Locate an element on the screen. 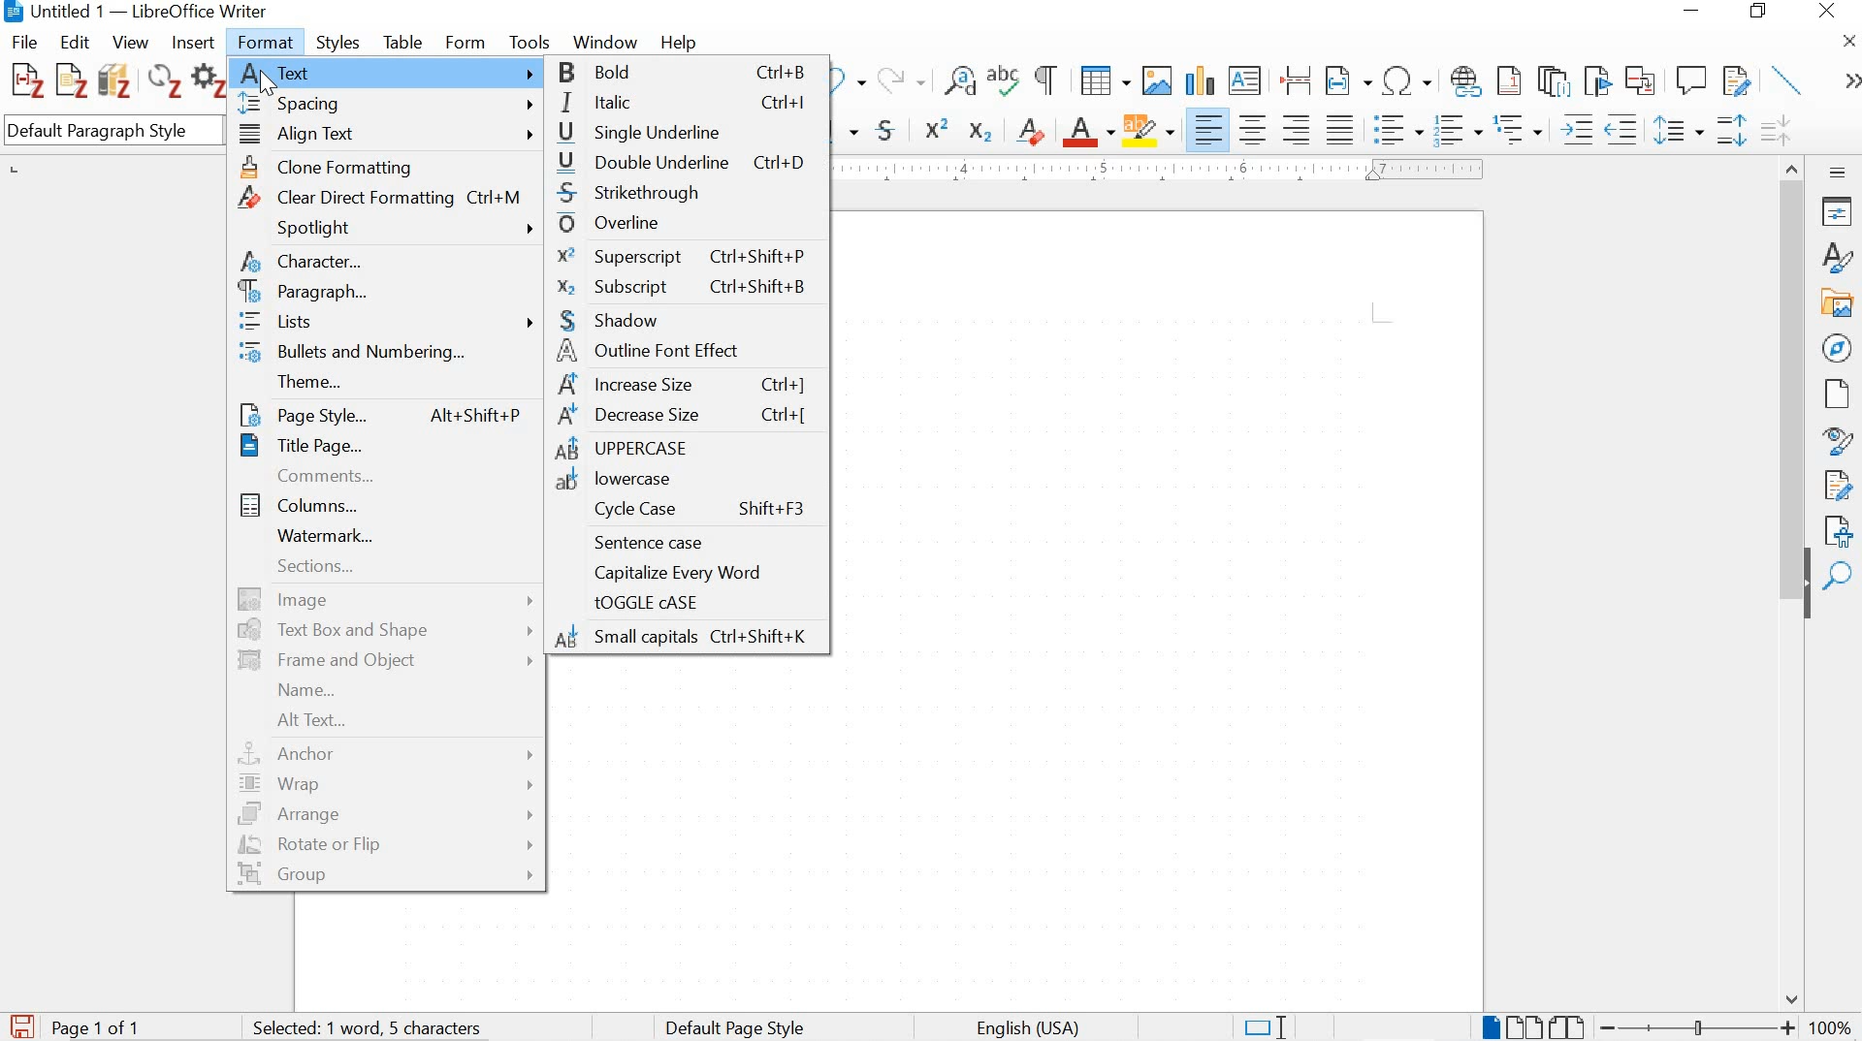  tools is located at coordinates (530, 41).